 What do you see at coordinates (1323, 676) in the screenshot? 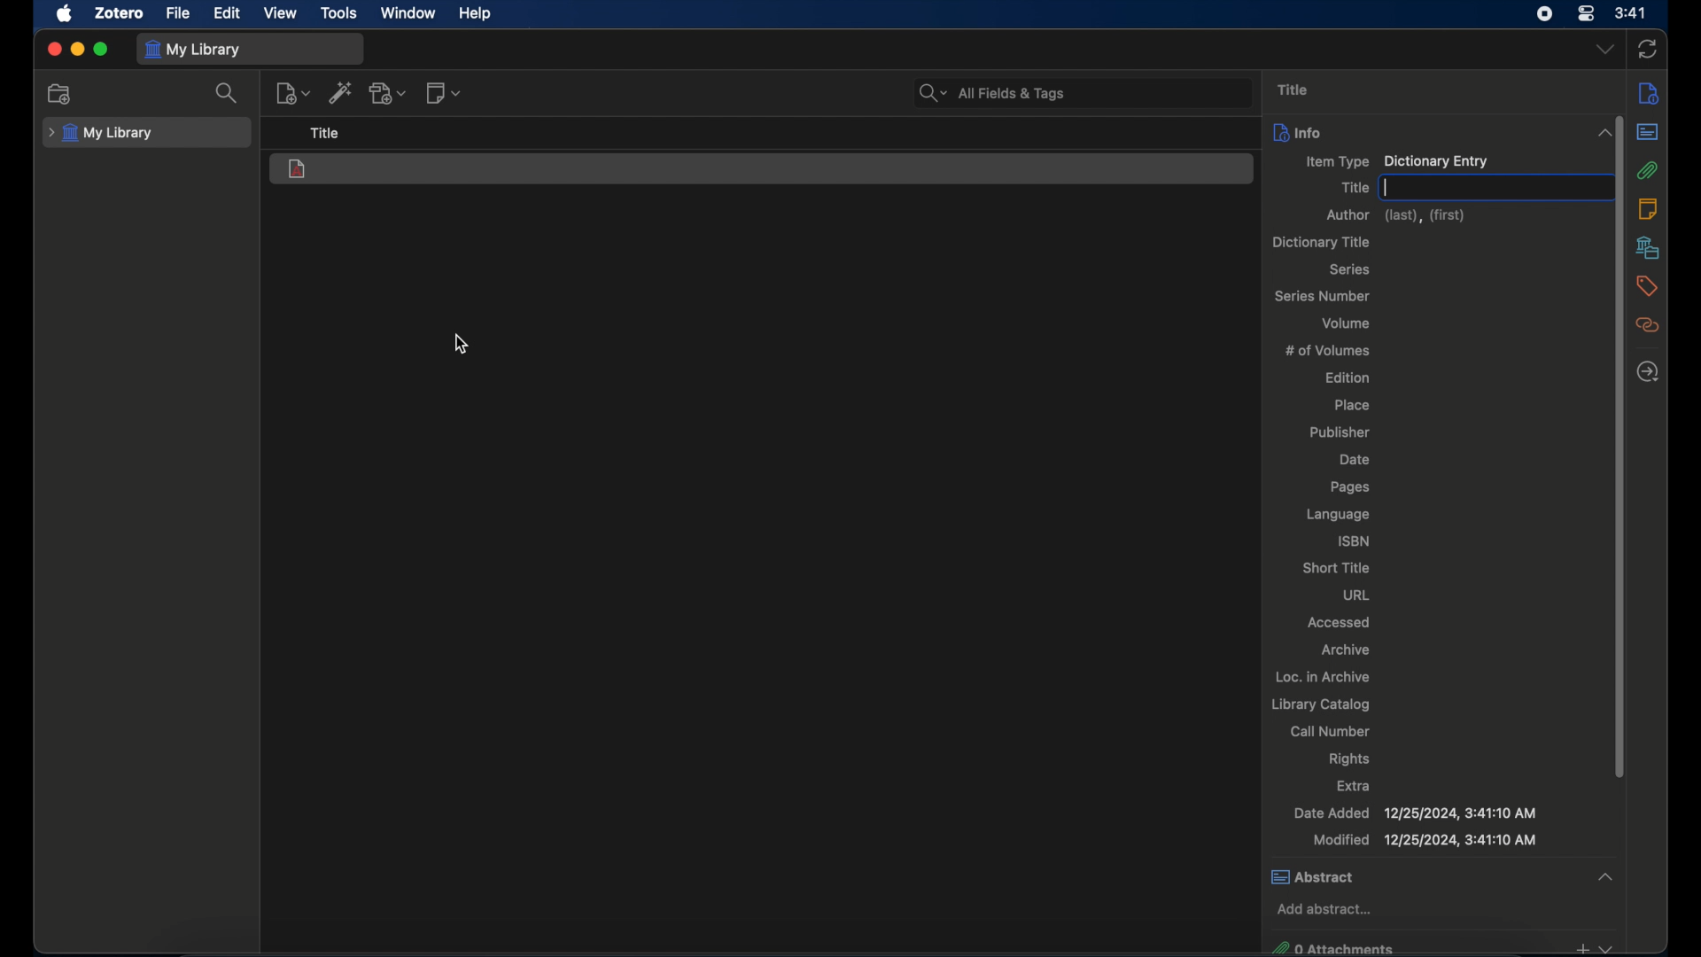
I see `loc. in archive` at bounding box center [1323, 676].